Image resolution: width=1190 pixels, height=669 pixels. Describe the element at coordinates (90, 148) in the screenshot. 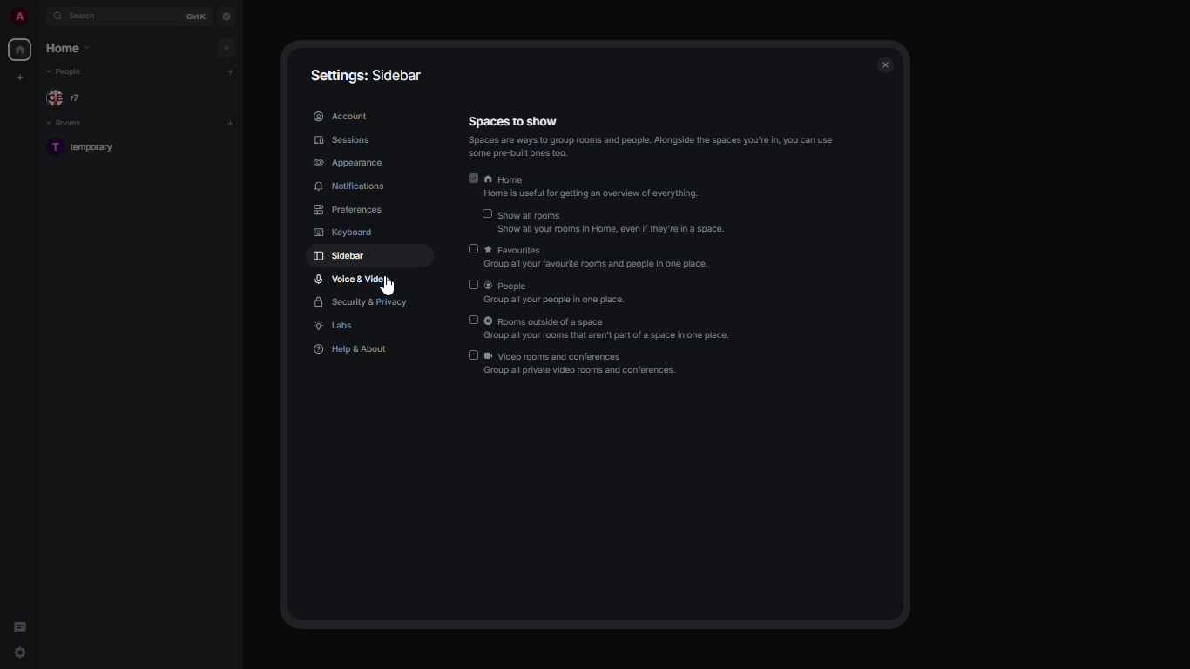

I see `room` at that location.